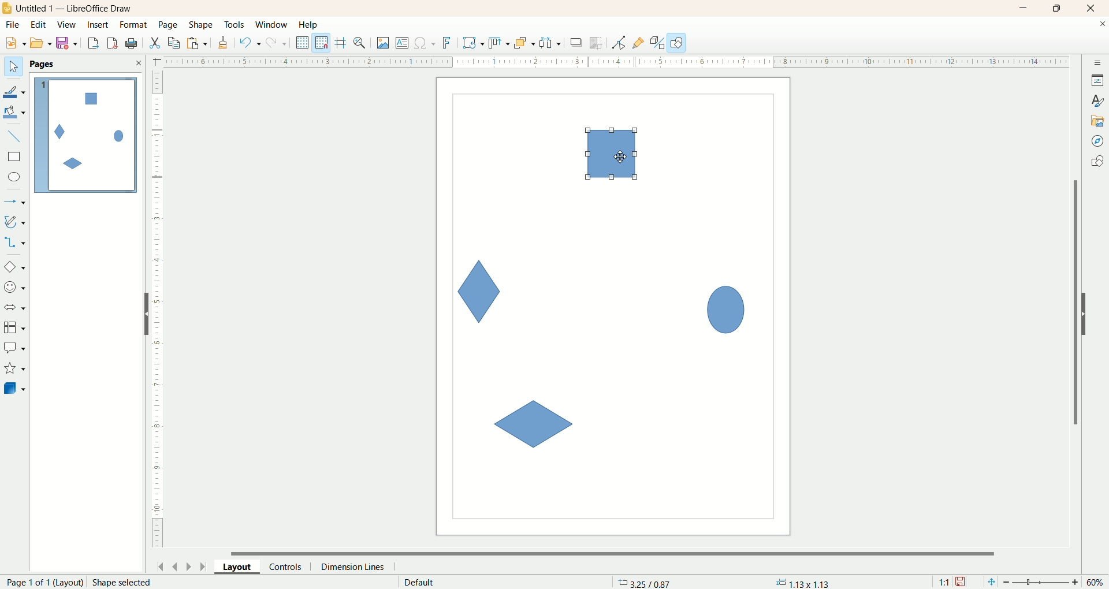 Image resolution: width=1109 pixels, height=589 pixels. What do you see at coordinates (533, 425) in the screenshot?
I see `unselected shape` at bounding box center [533, 425].